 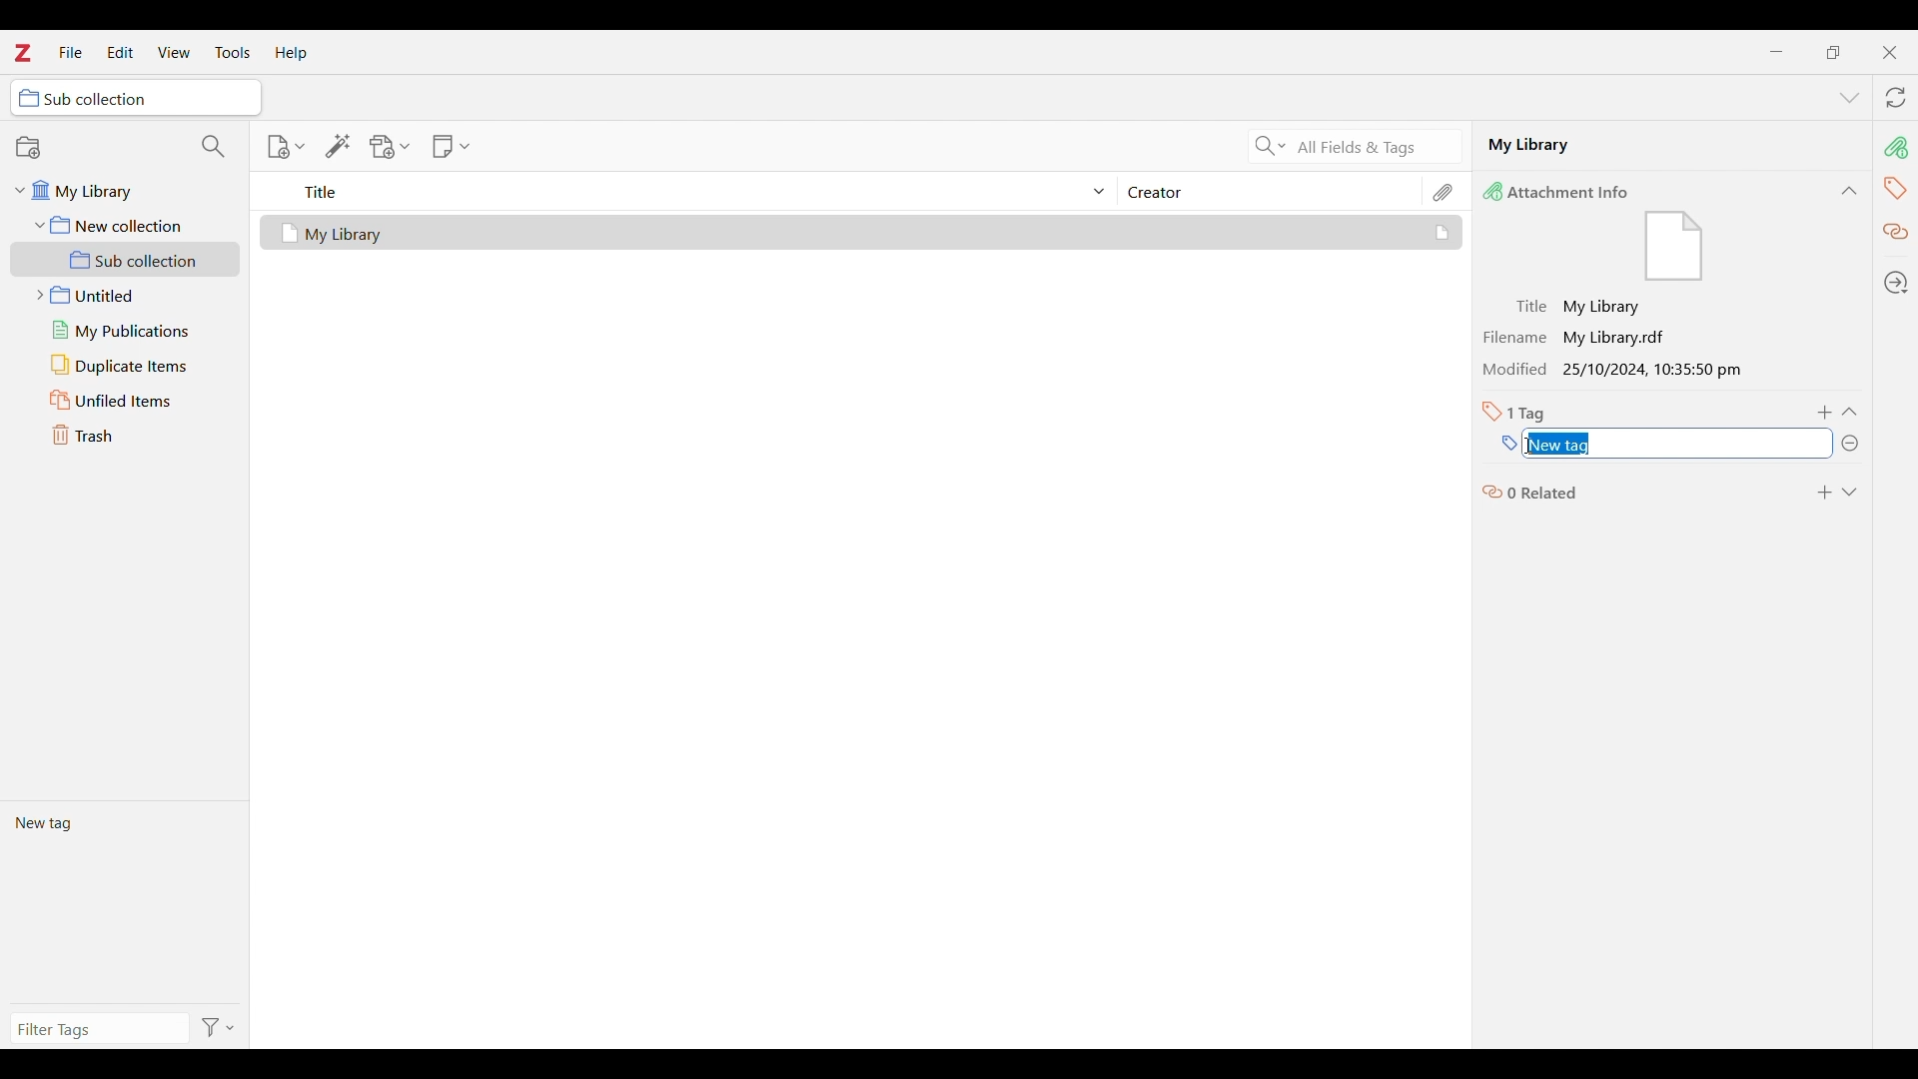 What do you see at coordinates (126, 260) in the screenshot?
I see `Sub collection folder` at bounding box center [126, 260].